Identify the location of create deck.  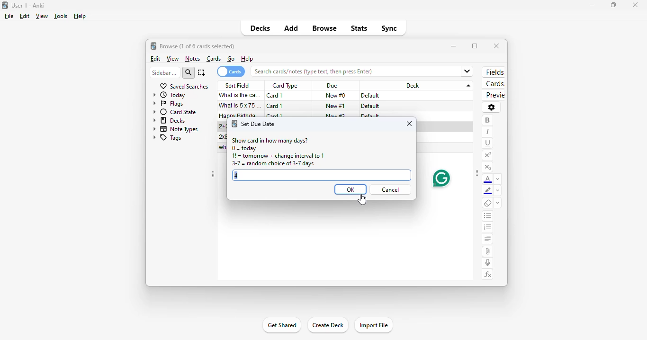
(328, 325).